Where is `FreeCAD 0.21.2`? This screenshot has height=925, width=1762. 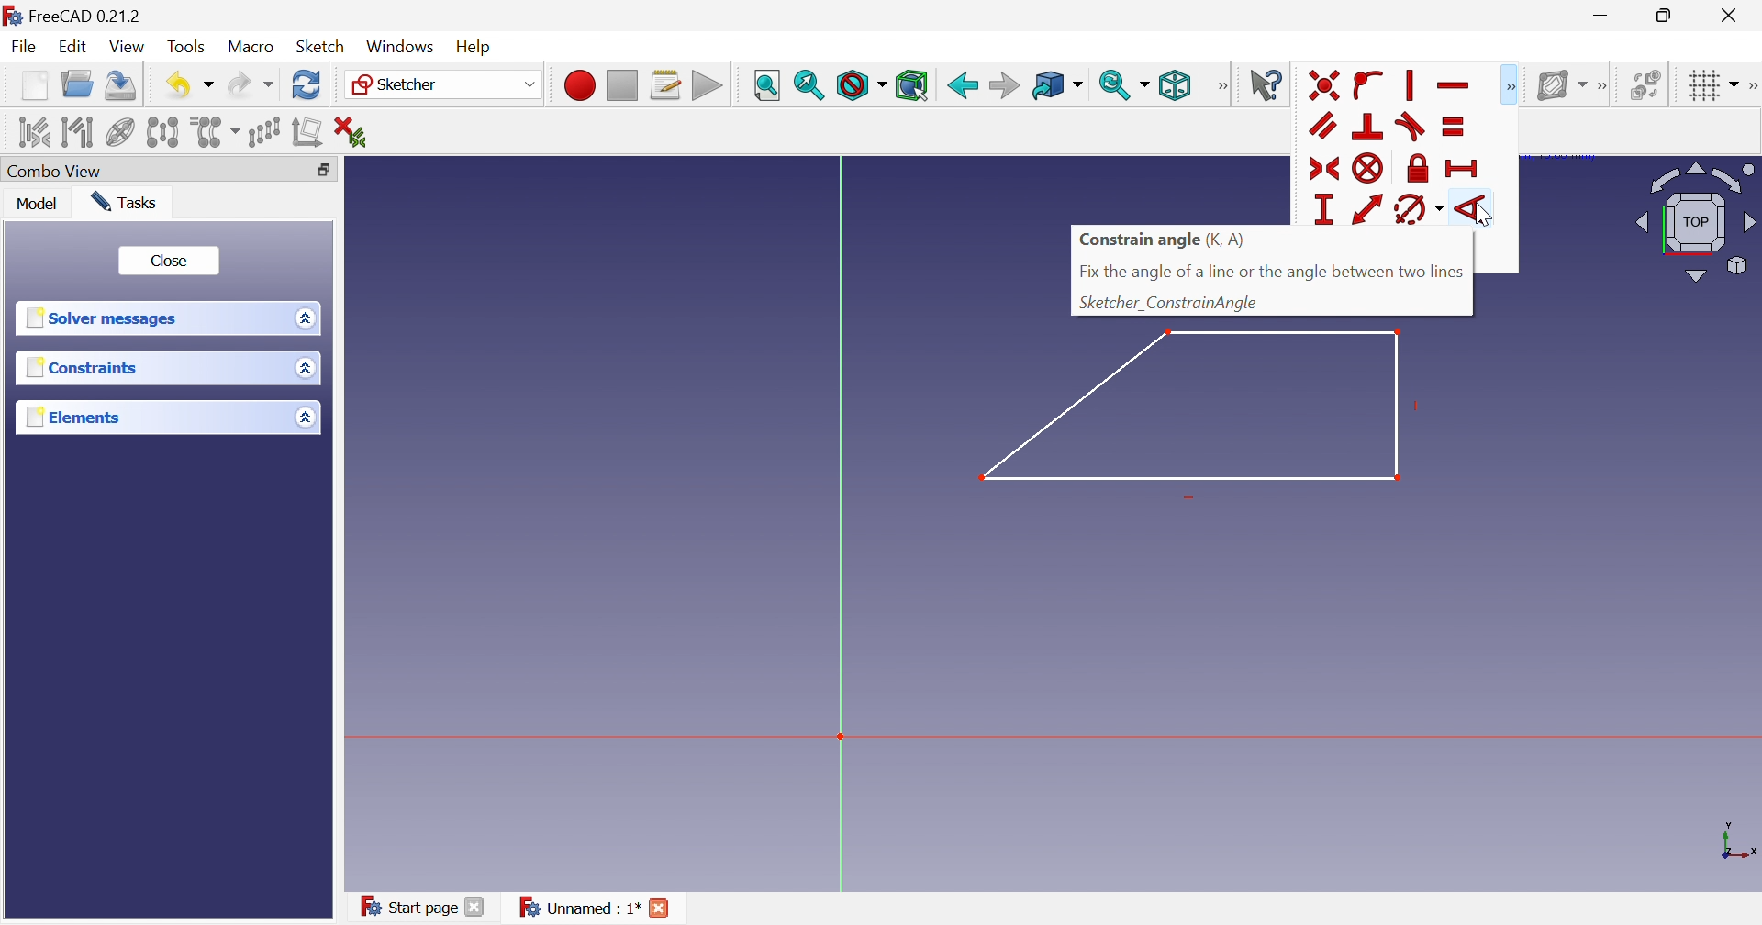
FreeCAD 0.21.2 is located at coordinates (78, 14).